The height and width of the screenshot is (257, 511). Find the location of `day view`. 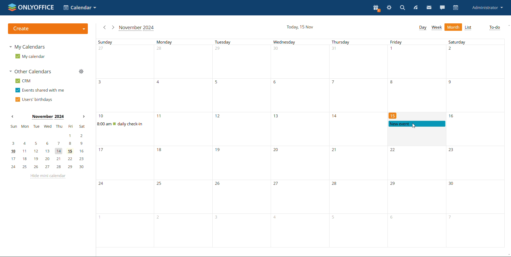

day view is located at coordinates (423, 28).